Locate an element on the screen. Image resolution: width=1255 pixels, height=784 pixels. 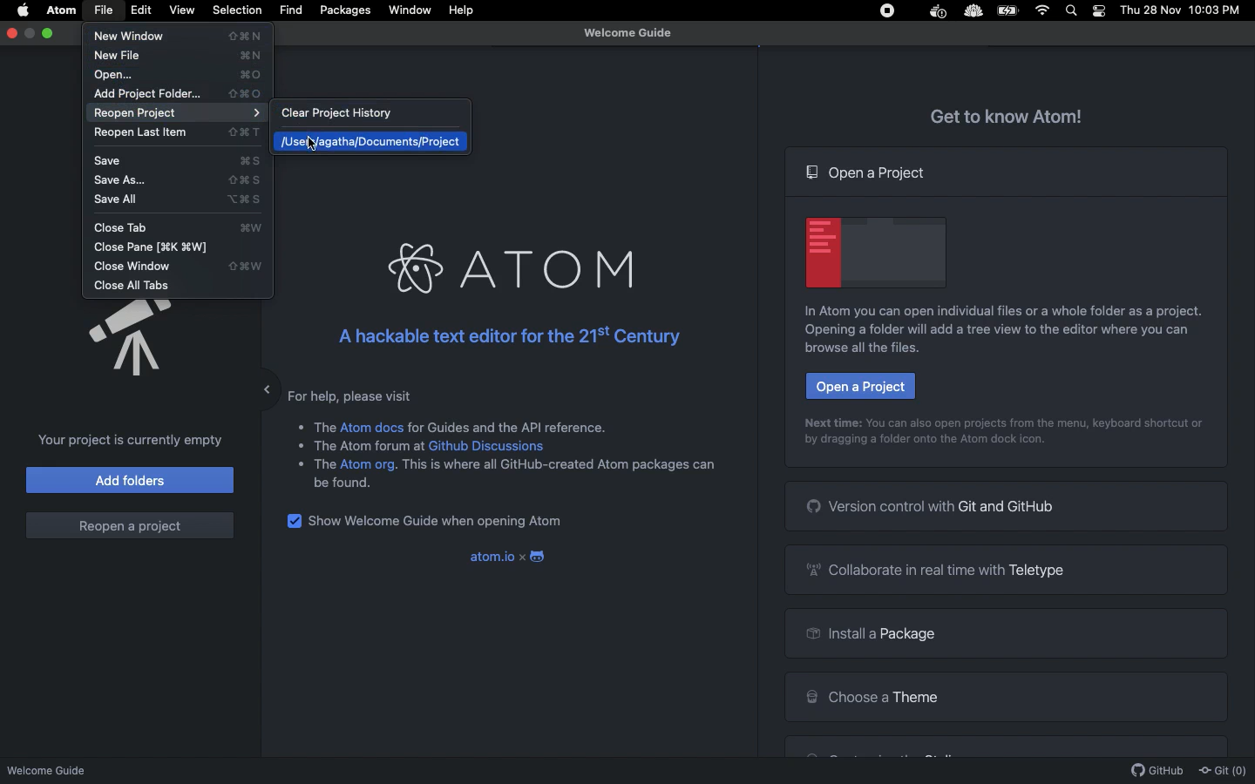
GitHub is located at coordinates (1157, 771).